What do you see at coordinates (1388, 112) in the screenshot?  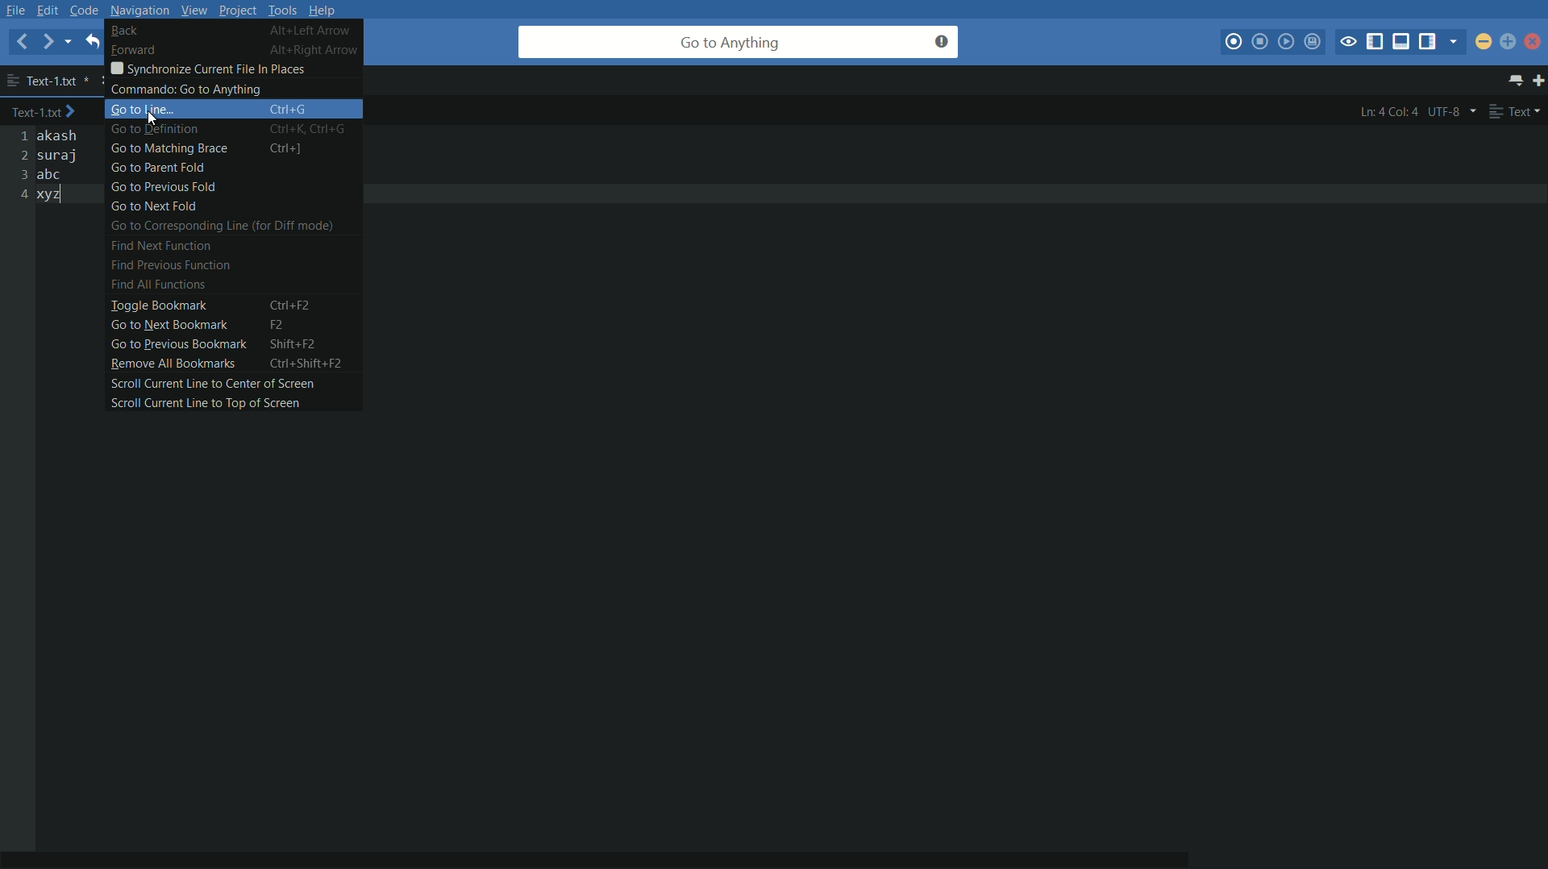 I see `ln:4 col:4` at bounding box center [1388, 112].